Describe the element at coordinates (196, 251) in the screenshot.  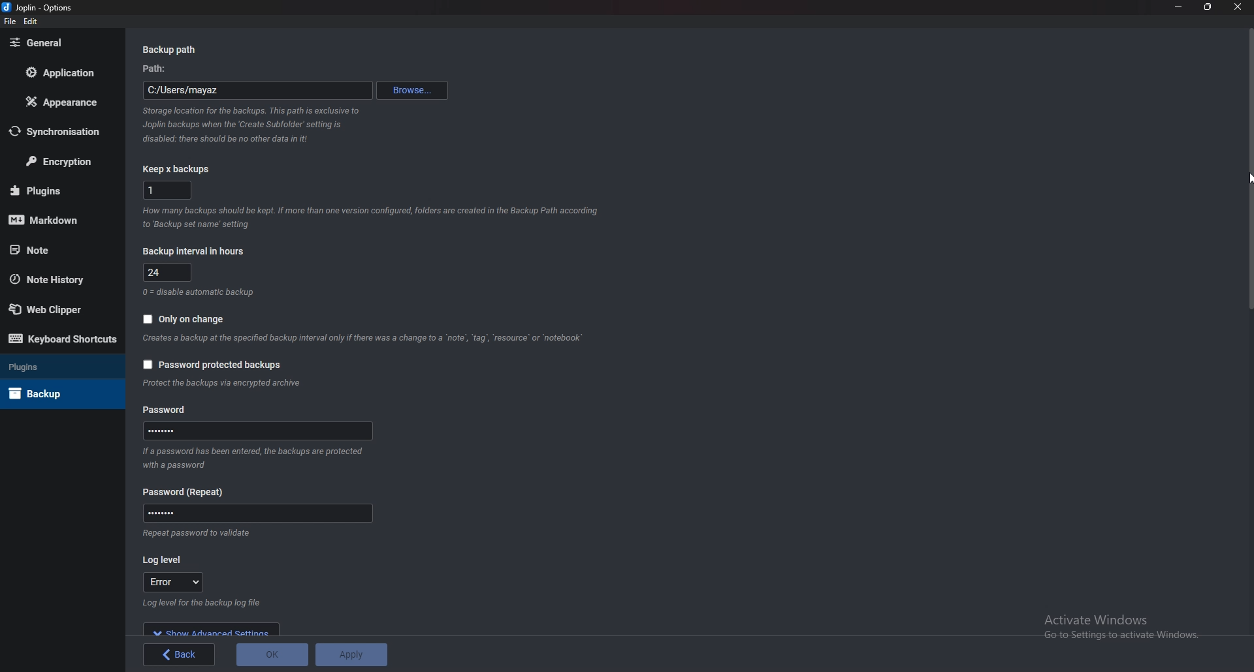
I see `Backup interval in hours` at that location.